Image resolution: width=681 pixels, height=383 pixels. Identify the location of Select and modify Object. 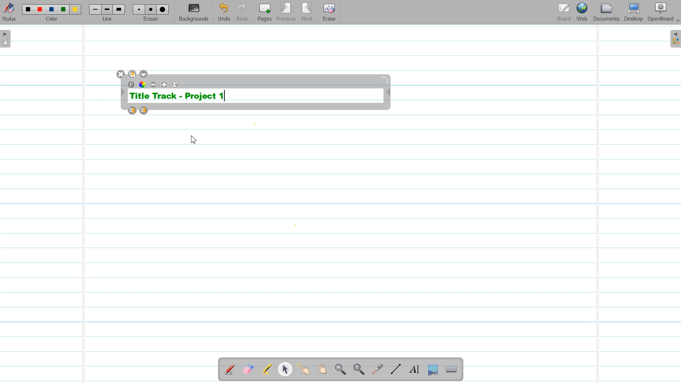
(285, 369).